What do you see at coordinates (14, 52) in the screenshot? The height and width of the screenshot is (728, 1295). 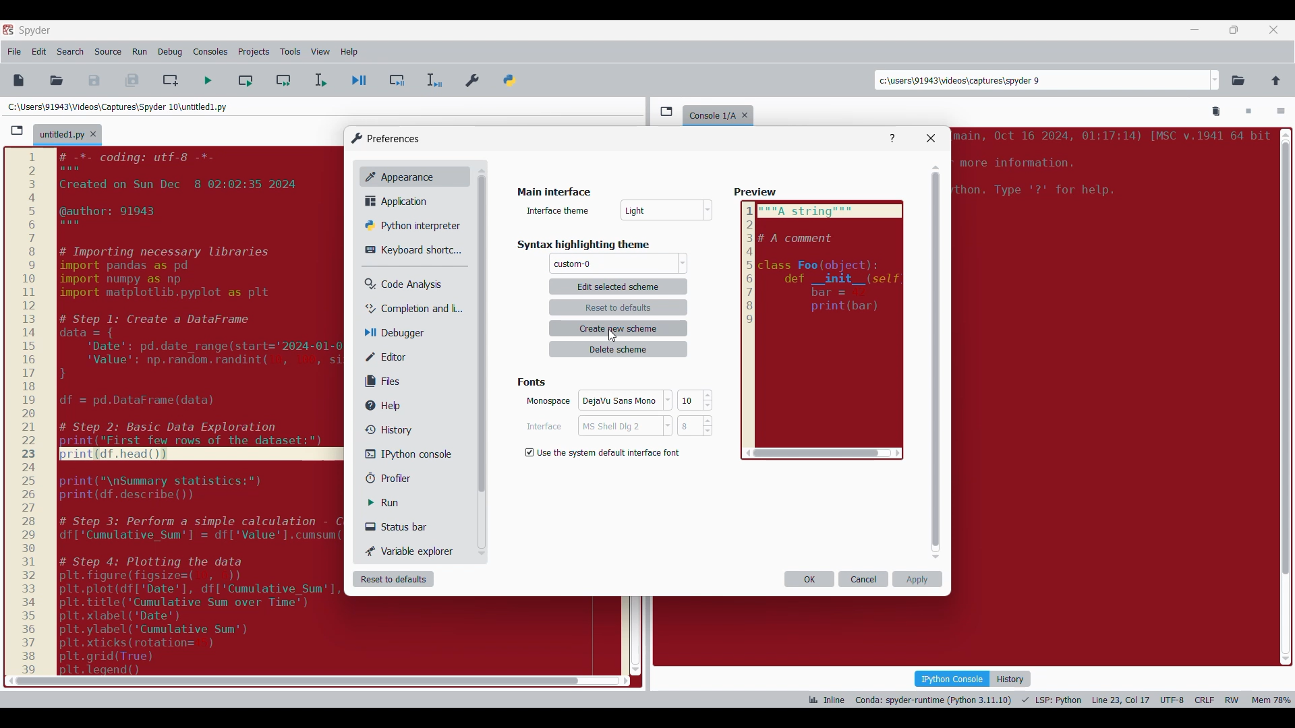 I see `File menu ` at bounding box center [14, 52].